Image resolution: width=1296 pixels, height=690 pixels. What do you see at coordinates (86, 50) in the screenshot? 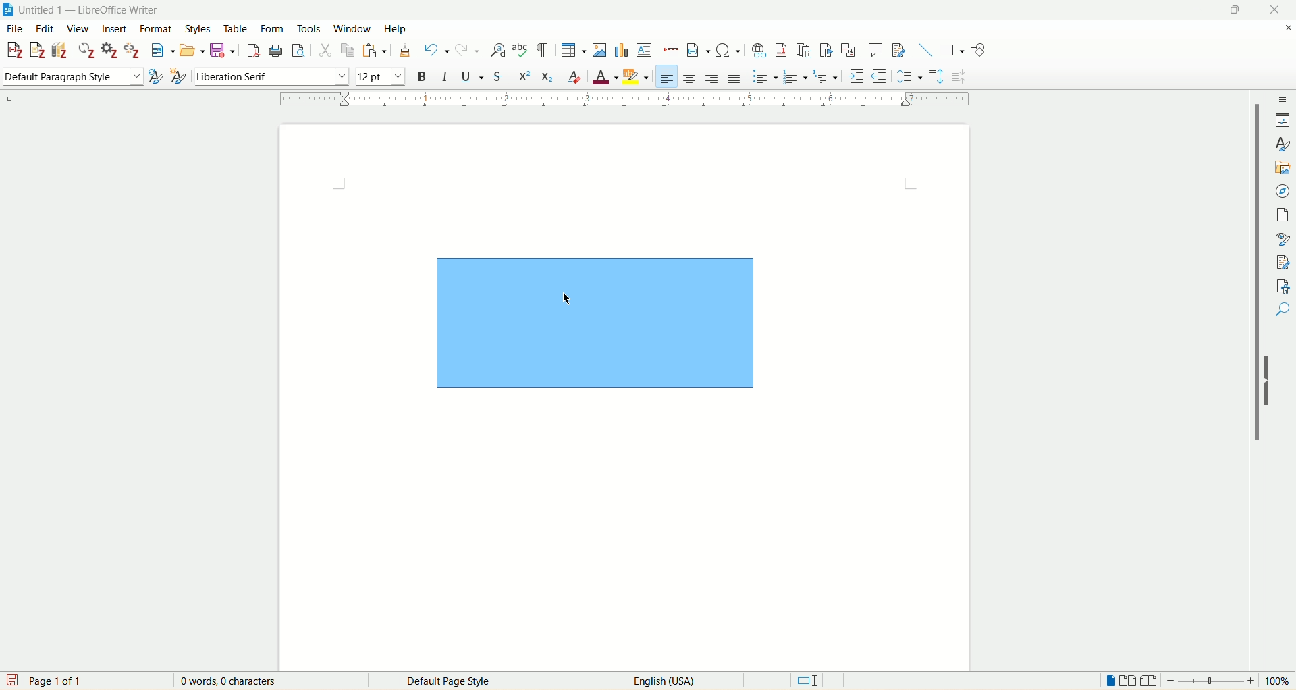
I see `refresh` at bounding box center [86, 50].